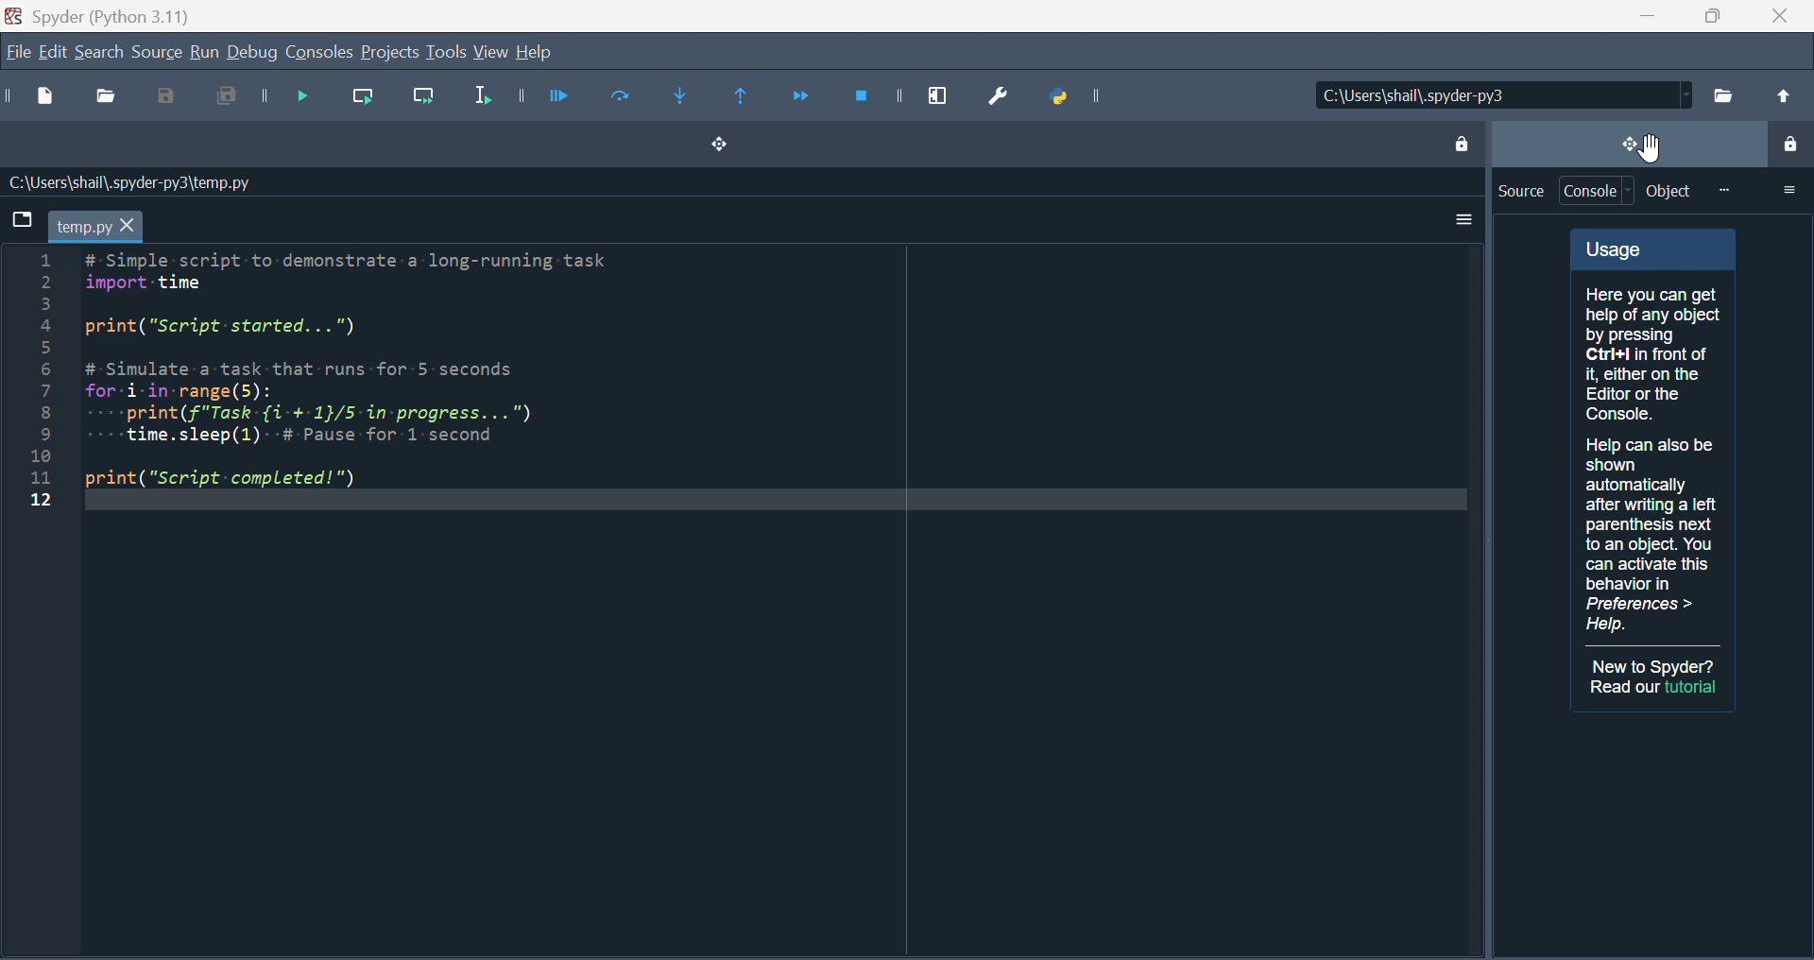 This screenshot has width=1814, height=960. What do you see at coordinates (40, 380) in the screenshot?
I see `line number` at bounding box center [40, 380].